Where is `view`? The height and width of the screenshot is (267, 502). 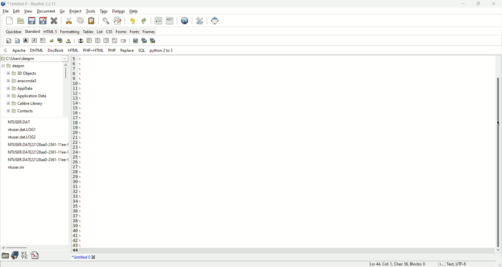
view is located at coordinates (28, 11).